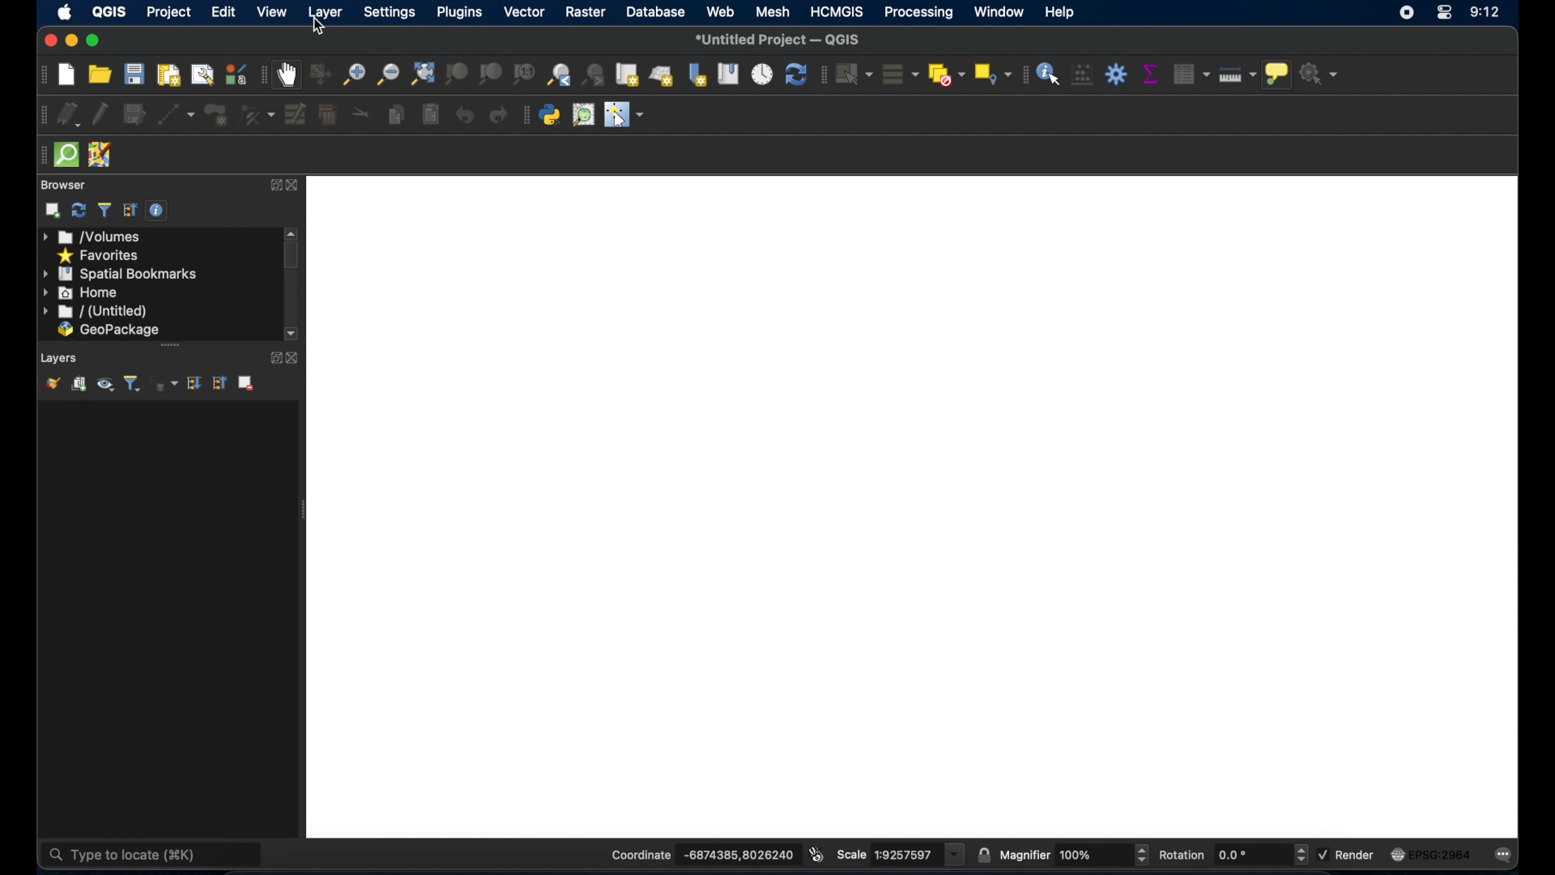  What do you see at coordinates (816, 853) in the screenshot?
I see `toggle extents and mouse display position` at bounding box center [816, 853].